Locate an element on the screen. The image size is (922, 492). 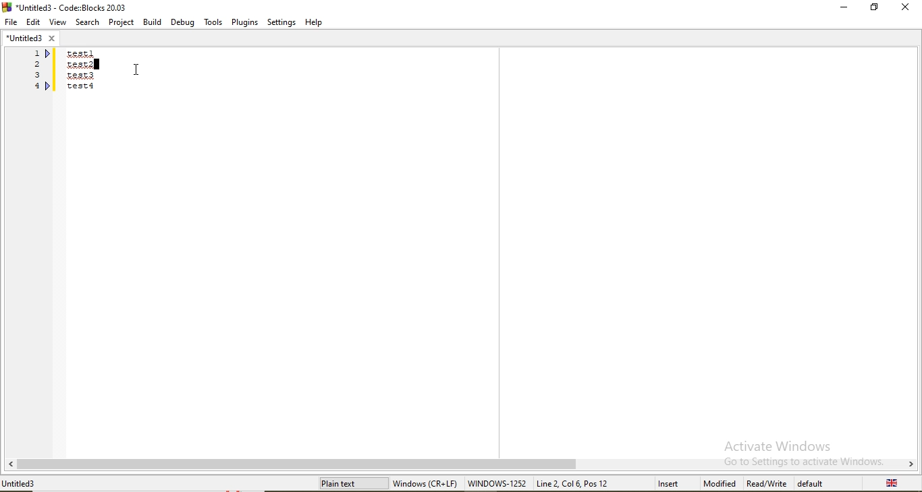
Settings  is located at coordinates (279, 23).